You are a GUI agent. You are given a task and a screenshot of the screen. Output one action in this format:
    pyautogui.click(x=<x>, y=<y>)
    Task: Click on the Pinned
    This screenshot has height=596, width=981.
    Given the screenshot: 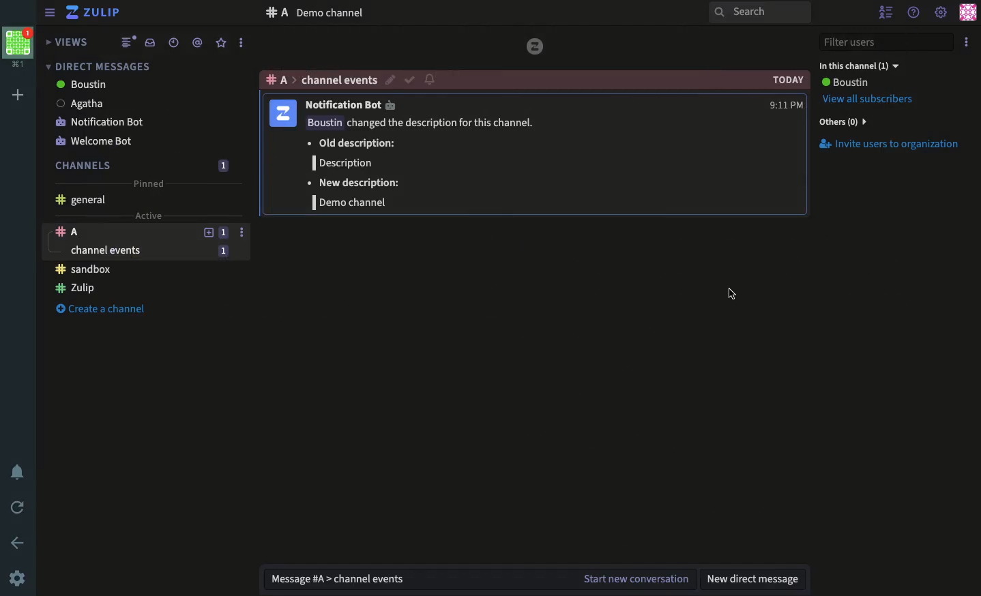 What is the action you would take?
    pyautogui.click(x=149, y=183)
    